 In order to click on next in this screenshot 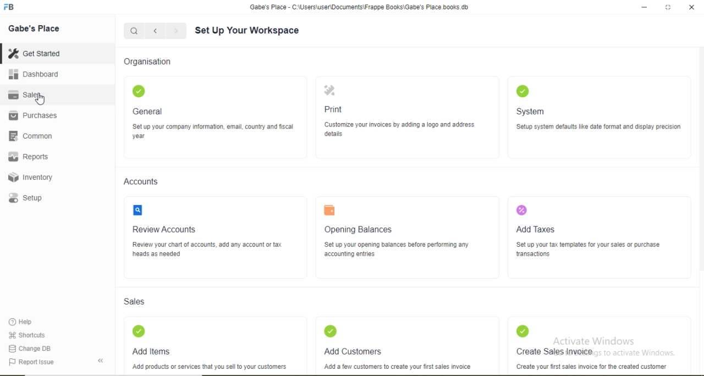, I will do `click(176, 31)`.